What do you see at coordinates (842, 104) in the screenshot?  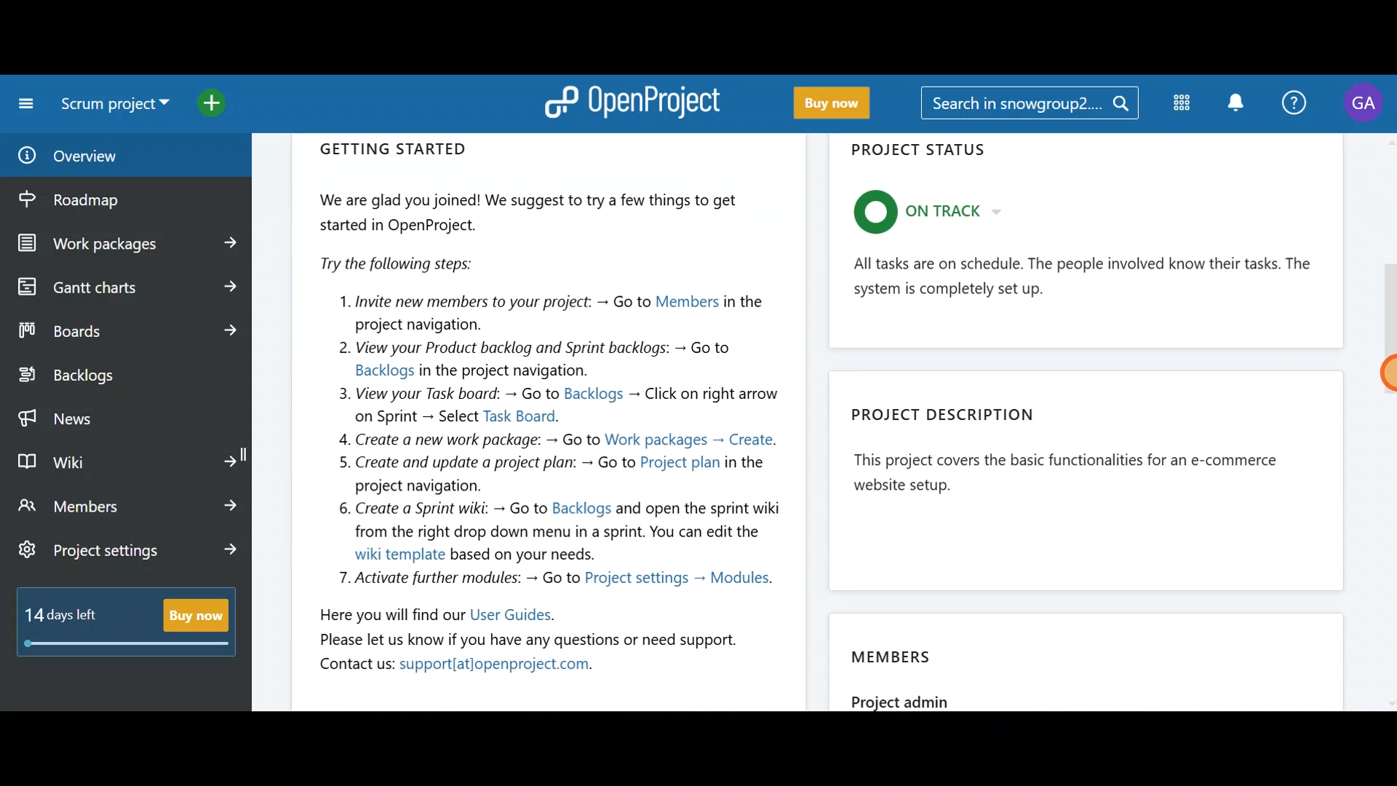 I see `Buy now` at bounding box center [842, 104].